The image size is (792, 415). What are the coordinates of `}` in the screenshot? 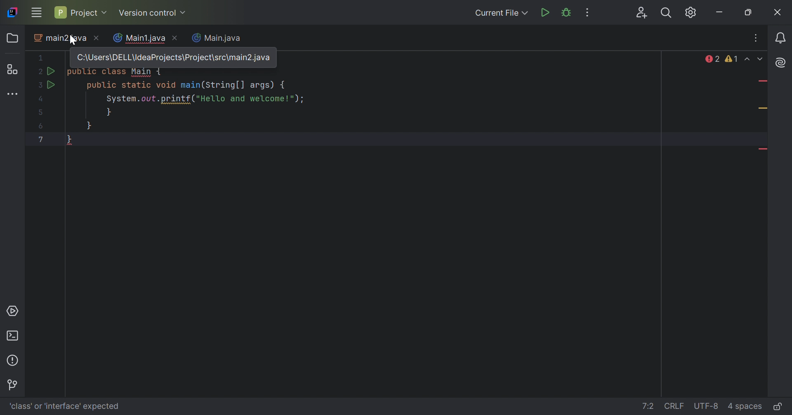 It's located at (90, 126).